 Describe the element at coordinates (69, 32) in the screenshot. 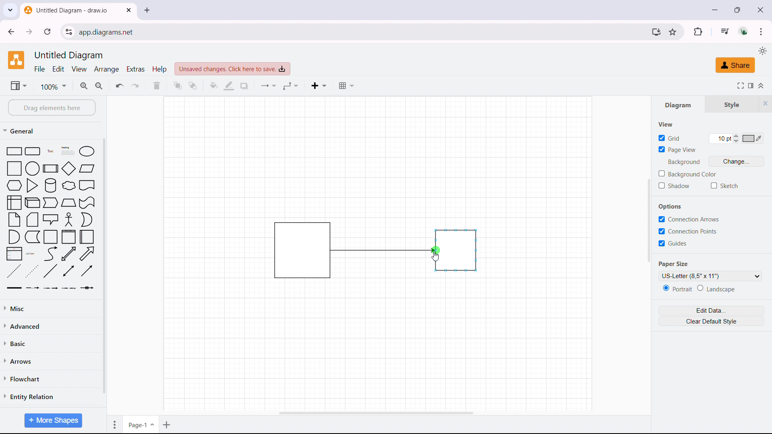

I see `view site information` at that location.